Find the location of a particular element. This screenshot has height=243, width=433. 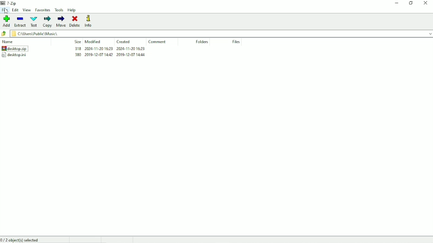

CAUsers\Public\ Music is located at coordinates (48, 34).